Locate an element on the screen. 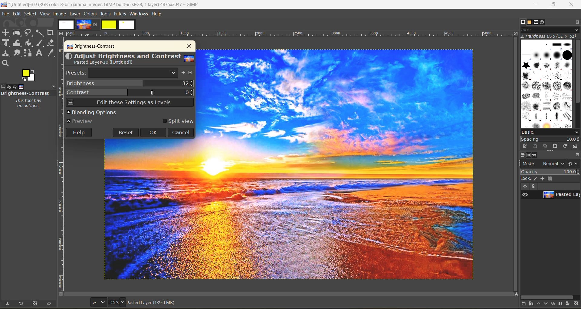 This screenshot has height=309, width=581. configure is located at coordinates (576, 22).